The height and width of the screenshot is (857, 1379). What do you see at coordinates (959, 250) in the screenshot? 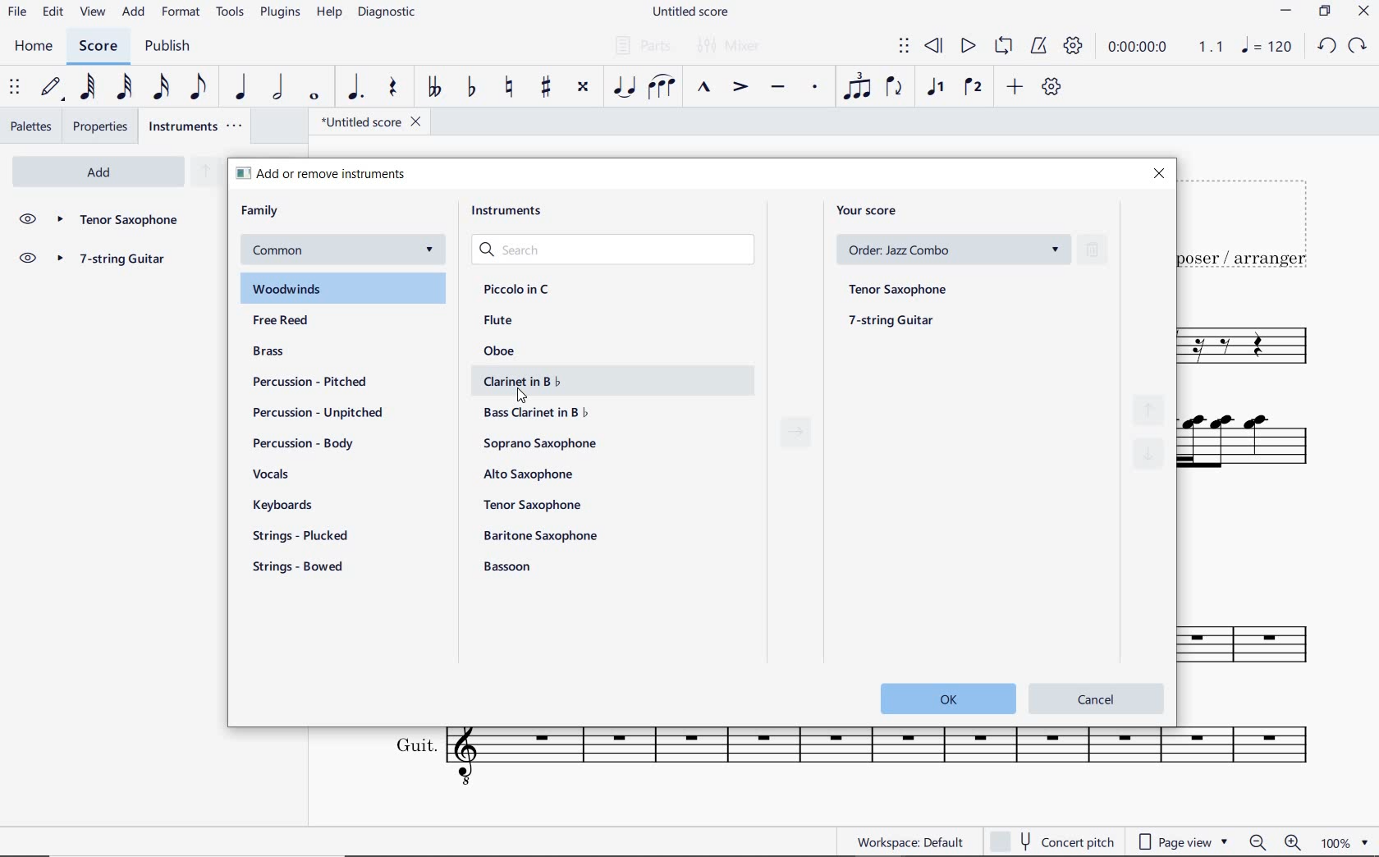
I see `order: Jazz Combo` at bounding box center [959, 250].